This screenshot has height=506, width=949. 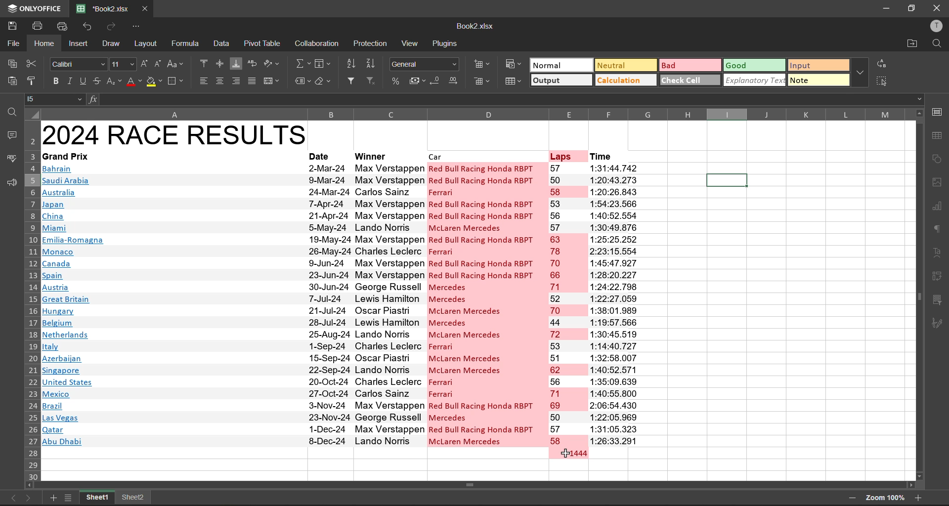 I want to click on font size, so click(x=124, y=64).